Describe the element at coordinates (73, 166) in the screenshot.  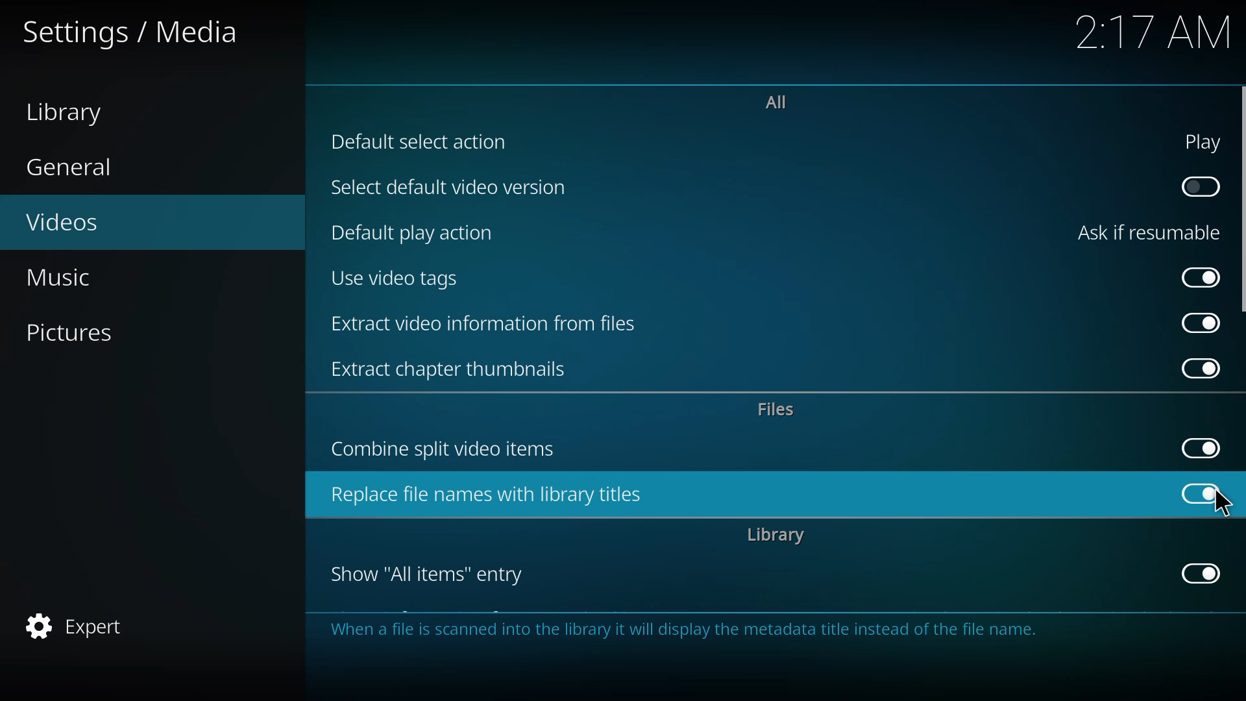
I see `general` at that location.